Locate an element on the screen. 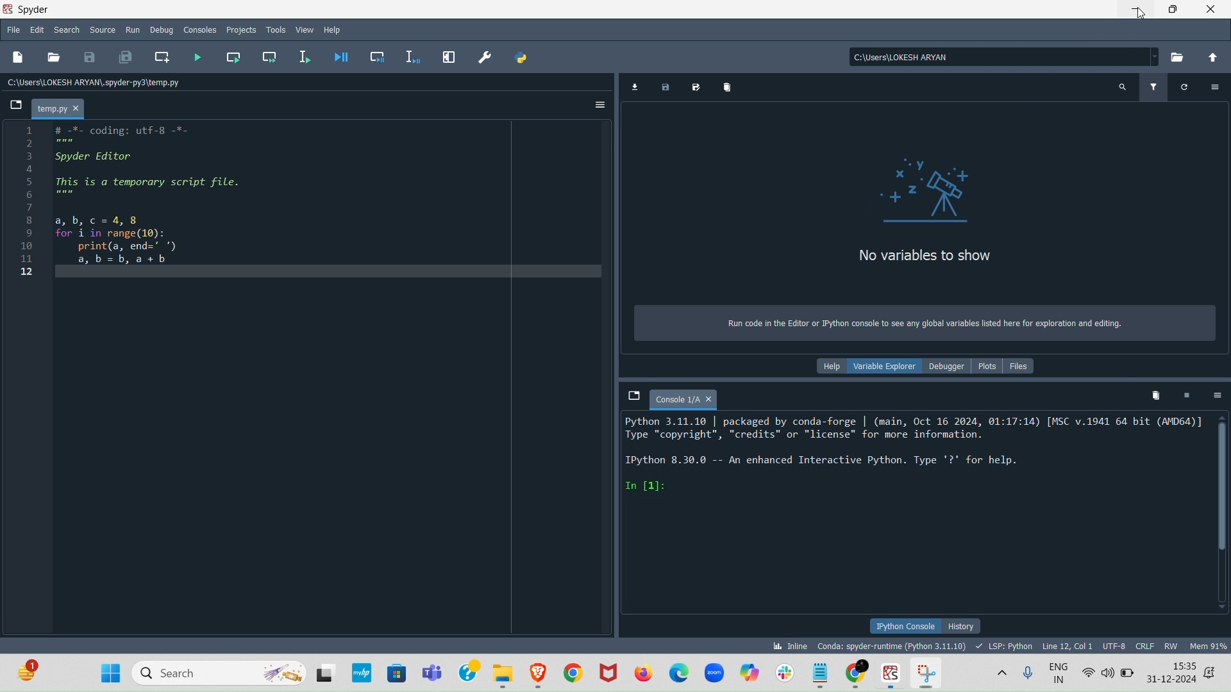  Save data is located at coordinates (663, 88).